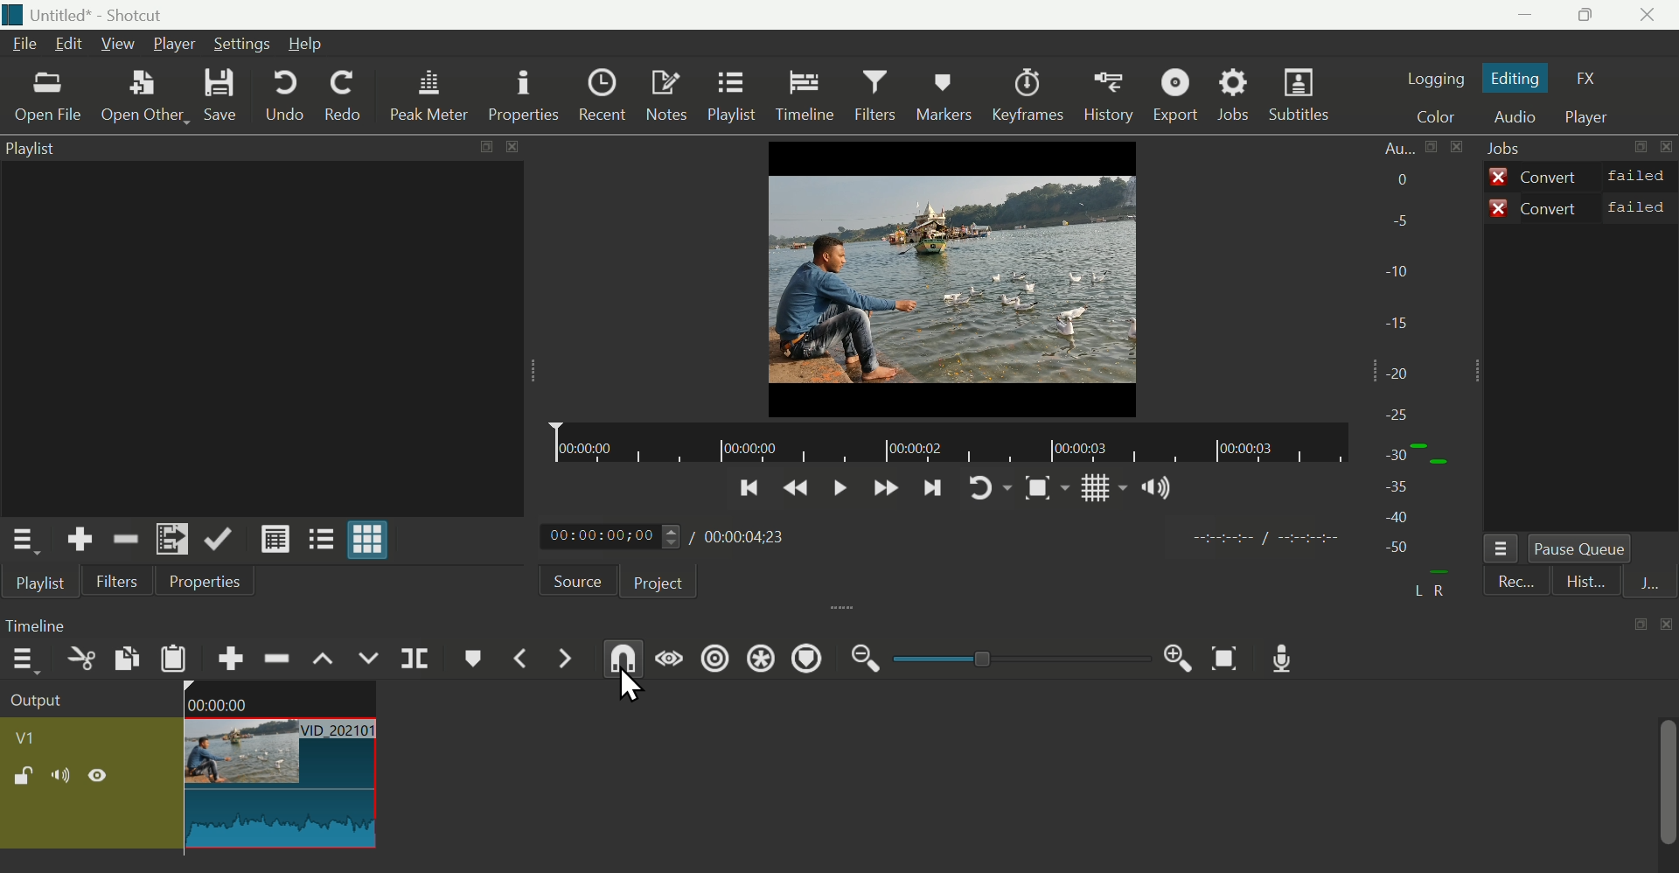 The height and width of the screenshot is (873, 1679). I want to click on scrollbar, so click(1669, 796).